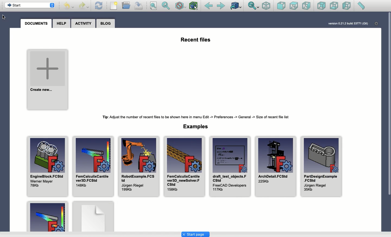 The image size is (391, 237). Describe the element at coordinates (4, 17) in the screenshot. I see `Cursor` at that location.